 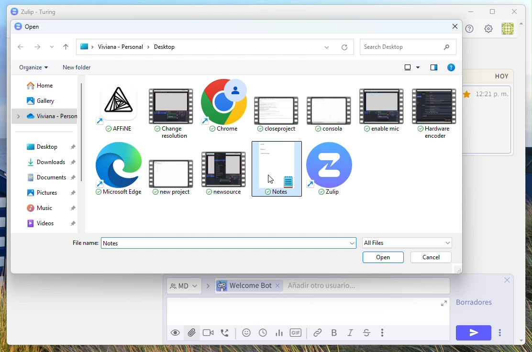 What do you see at coordinates (510, 280) in the screenshot?
I see `close` at bounding box center [510, 280].